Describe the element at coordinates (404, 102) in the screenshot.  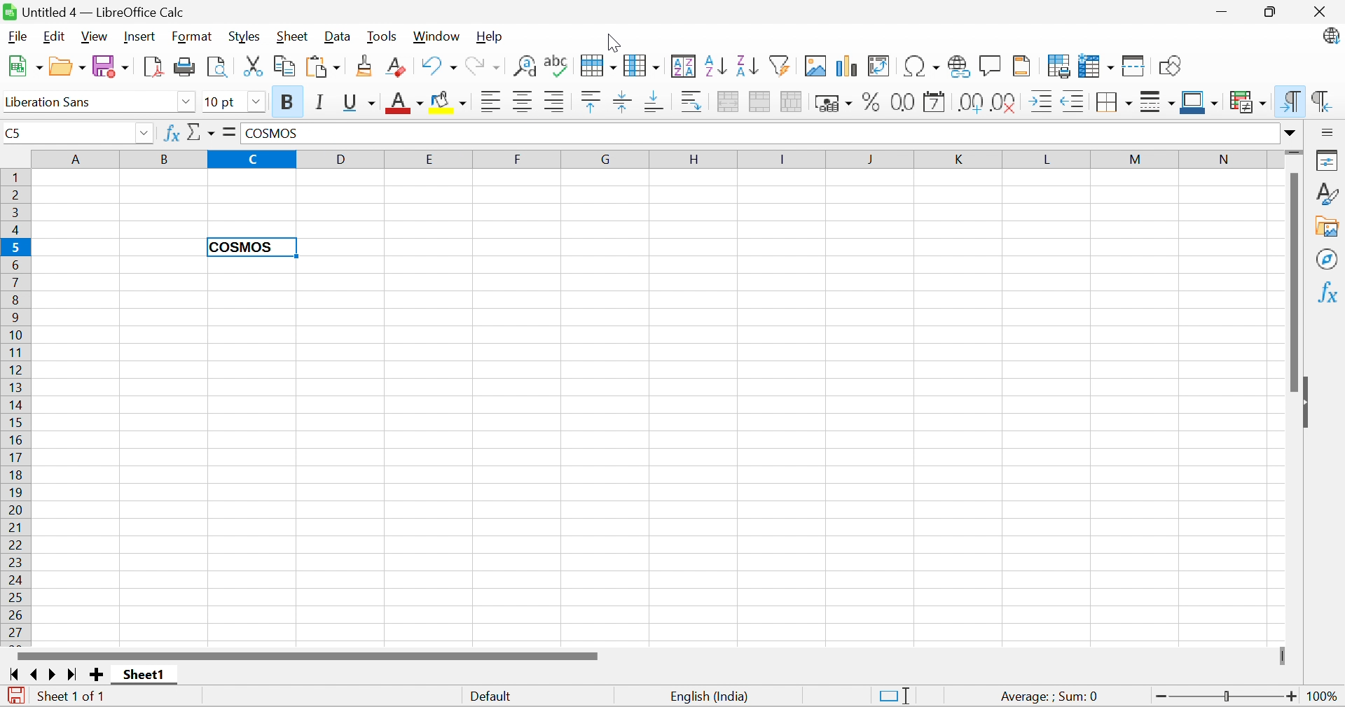
I see `Font Color` at that location.